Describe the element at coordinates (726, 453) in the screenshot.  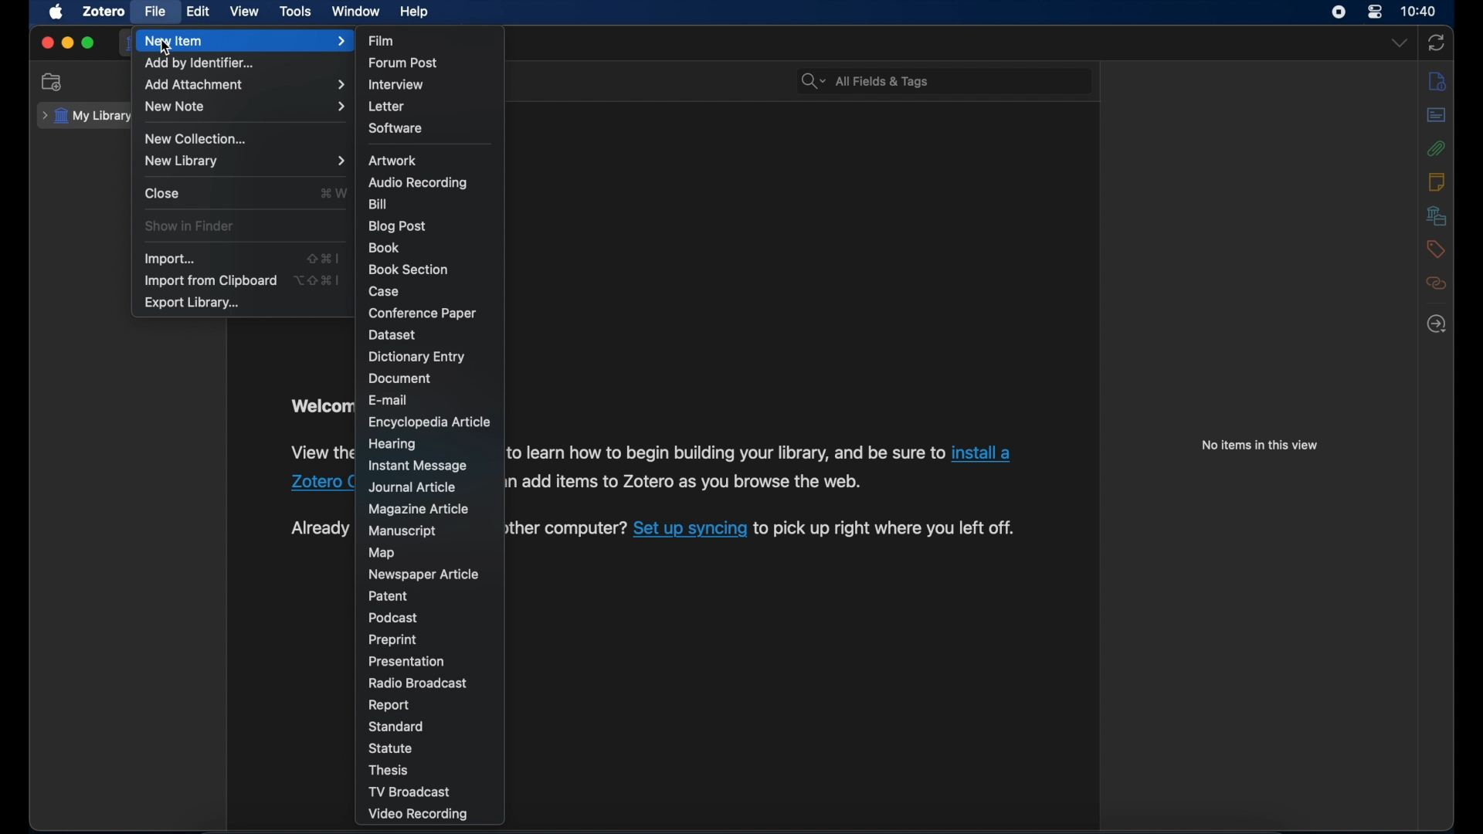
I see `to learn how to begin building your library, and be sure to` at that location.